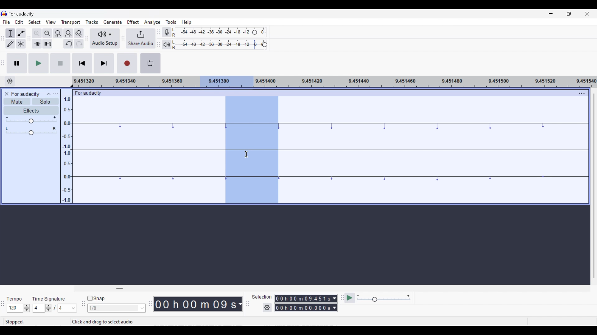 The width and height of the screenshot is (597, 335). I want to click on Indicates current status of track, so click(16, 322).